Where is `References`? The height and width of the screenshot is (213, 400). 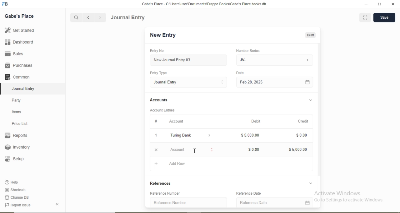
References is located at coordinates (160, 183).